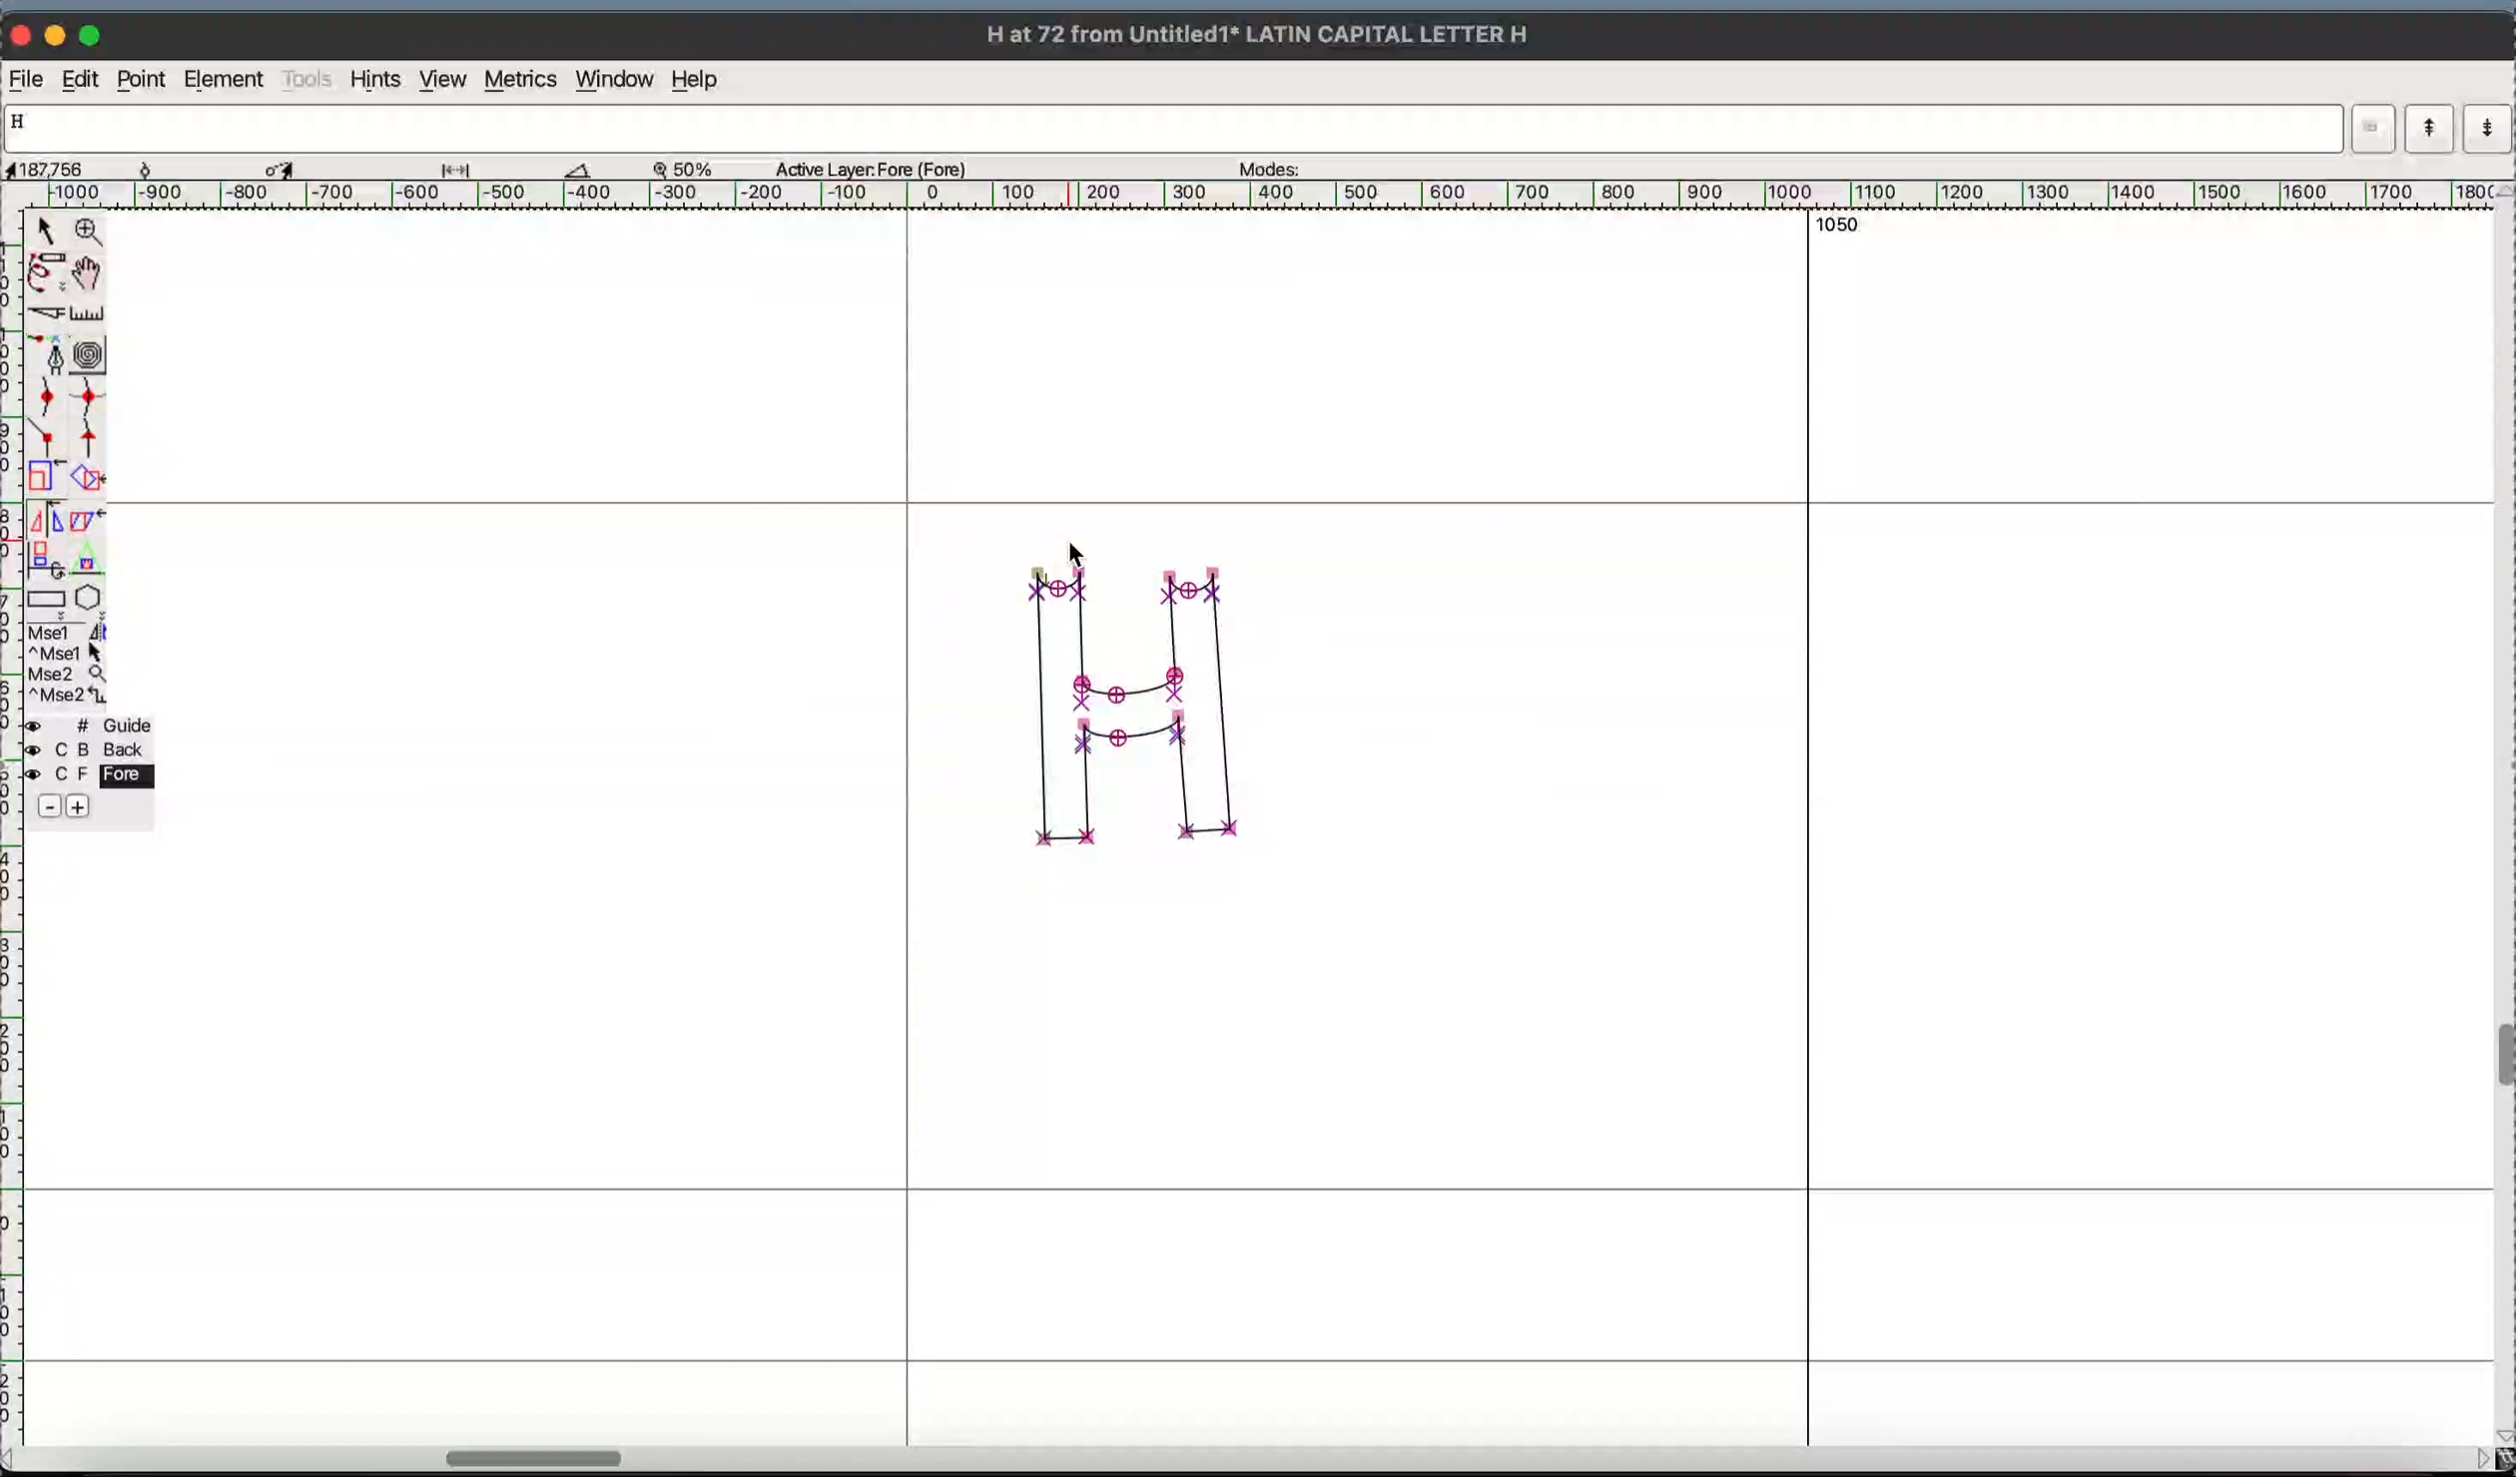  Describe the element at coordinates (142, 79) in the screenshot. I see `point` at that location.